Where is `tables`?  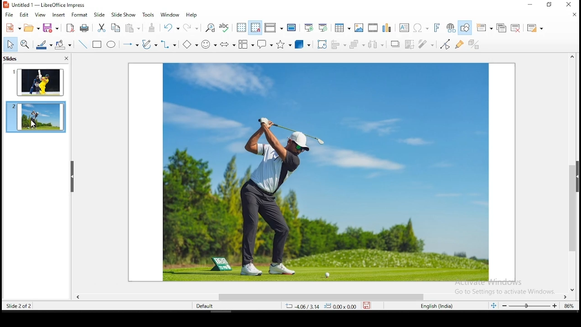
tables is located at coordinates (341, 27).